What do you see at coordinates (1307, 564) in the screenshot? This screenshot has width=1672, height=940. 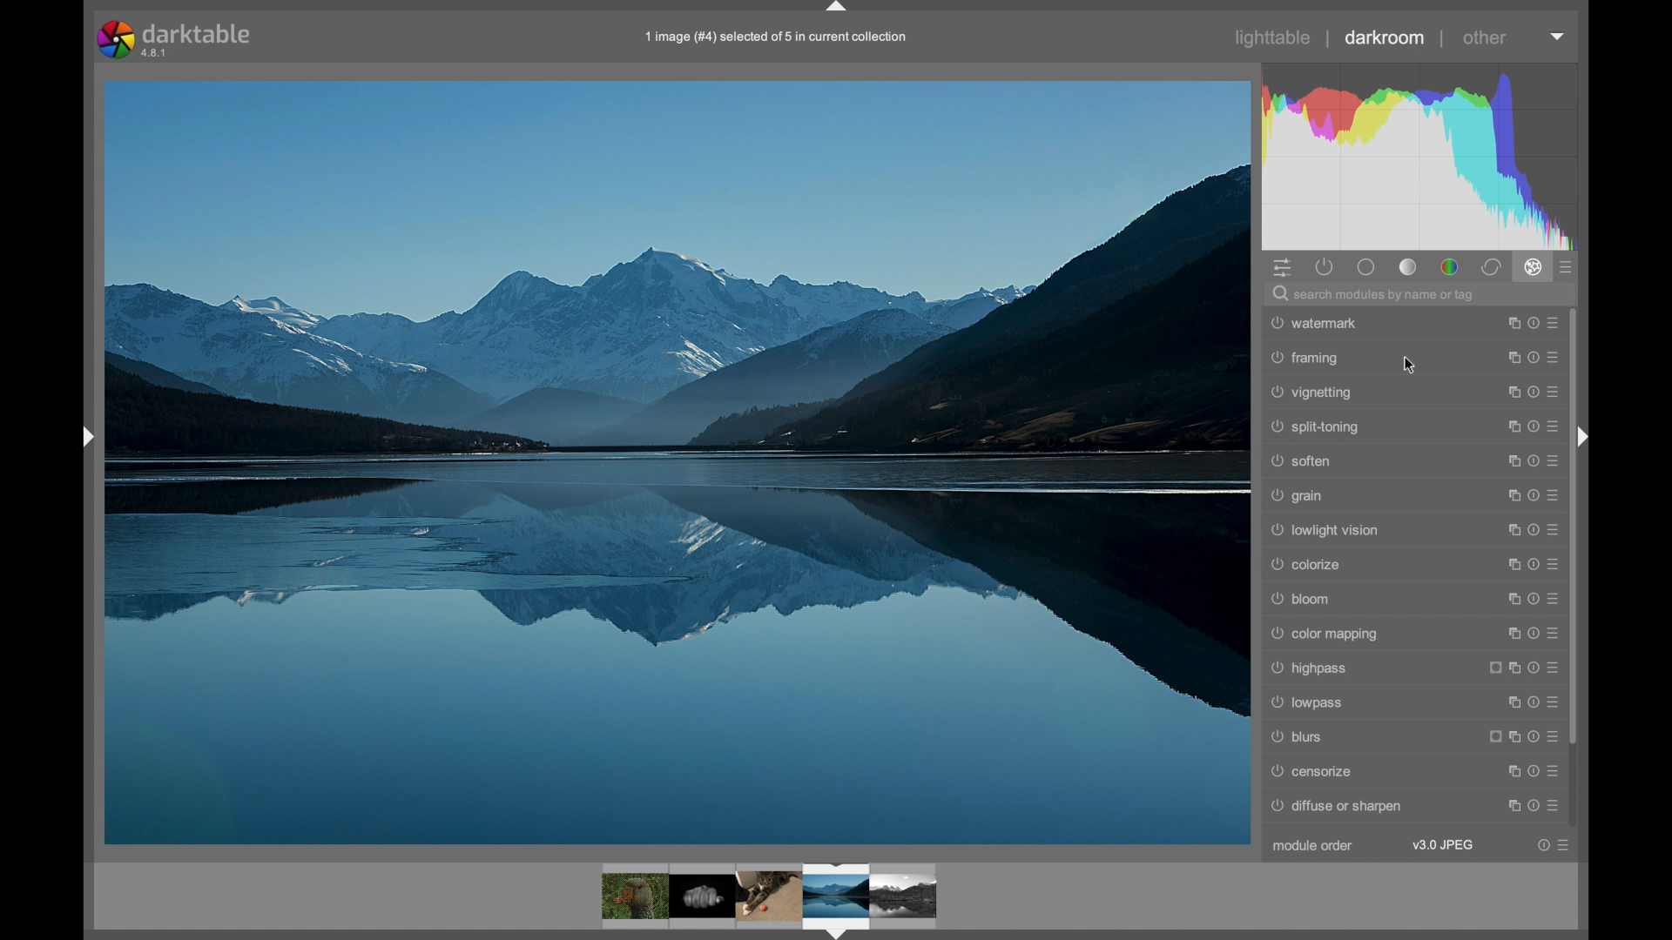 I see `colorize` at bounding box center [1307, 564].